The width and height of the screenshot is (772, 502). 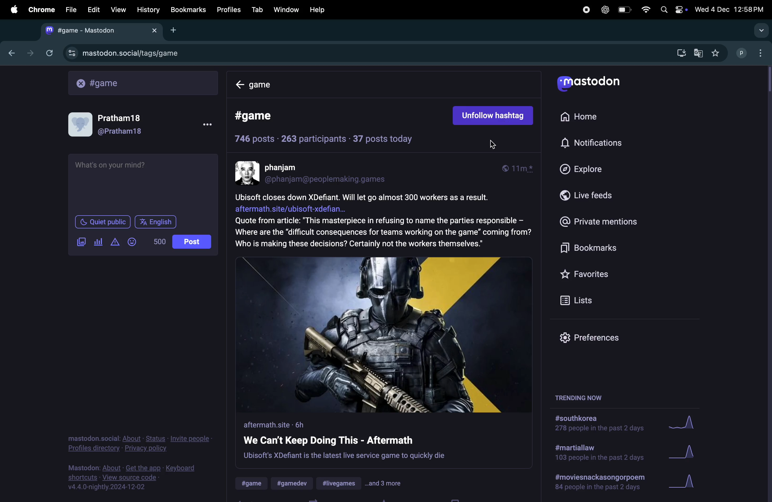 What do you see at coordinates (295, 483) in the screenshot?
I see `#gamedev` at bounding box center [295, 483].